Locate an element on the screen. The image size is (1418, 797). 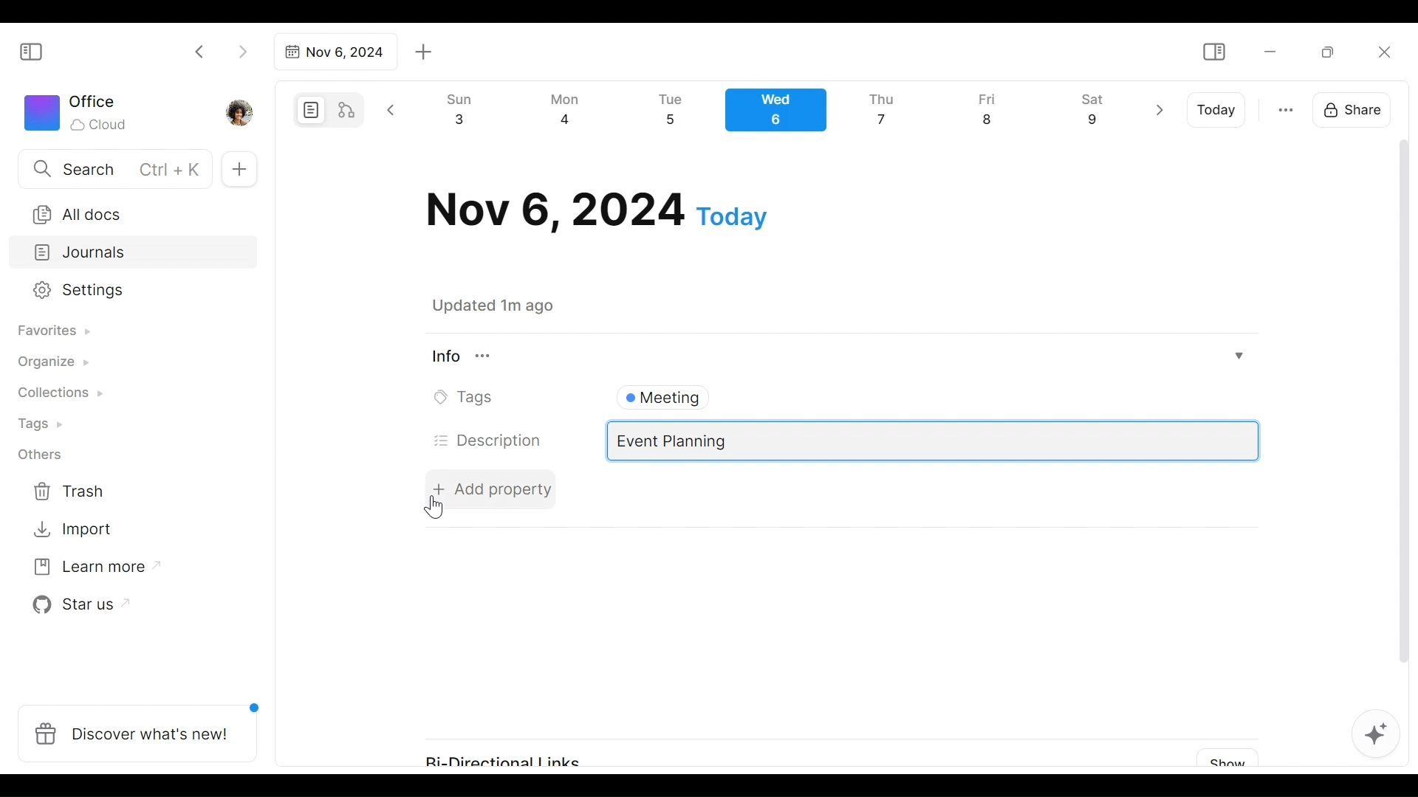
Today is located at coordinates (1218, 110).